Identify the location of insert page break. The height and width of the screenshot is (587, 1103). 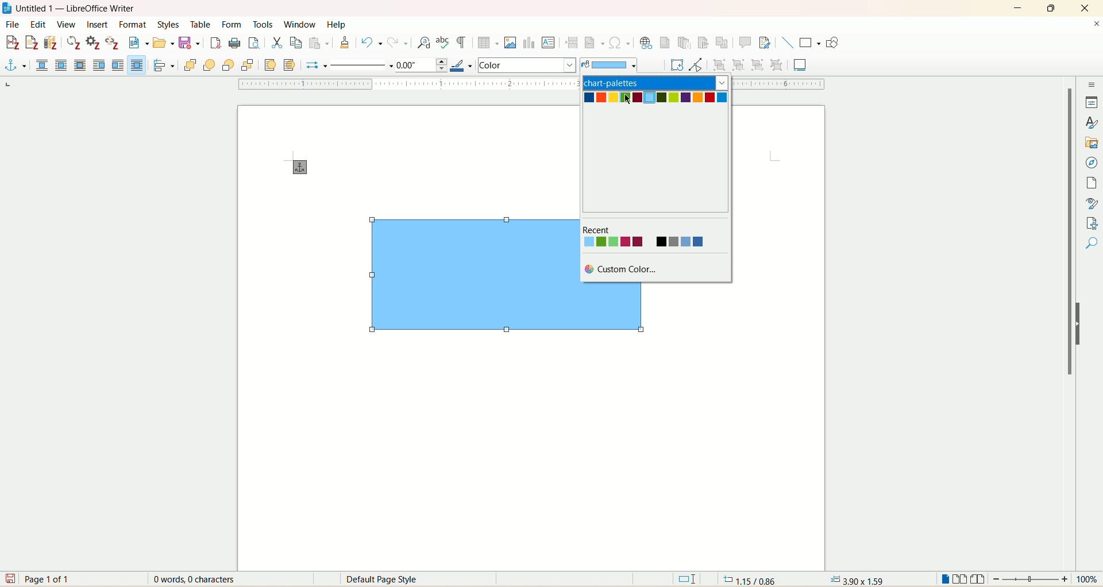
(572, 42).